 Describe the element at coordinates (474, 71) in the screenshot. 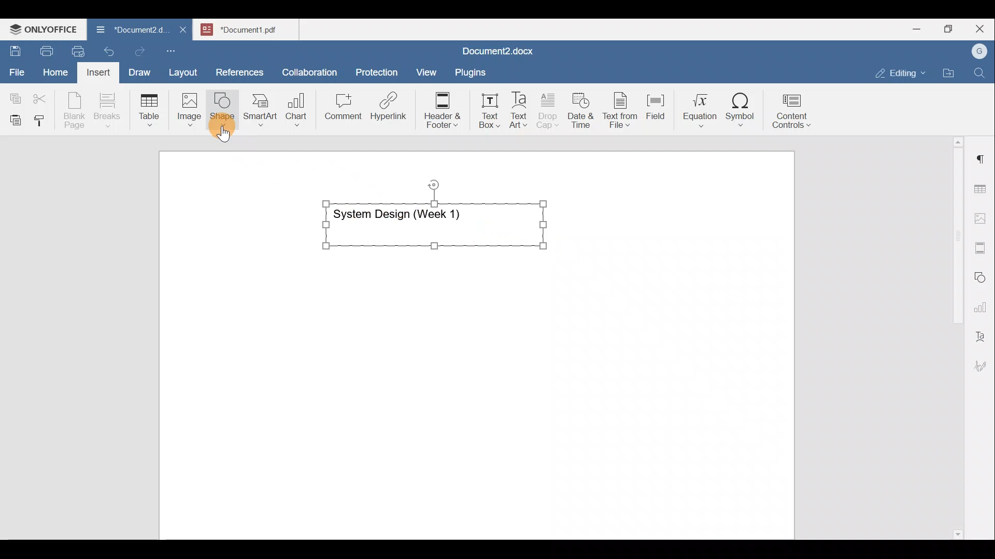

I see `Plugins` at that location.